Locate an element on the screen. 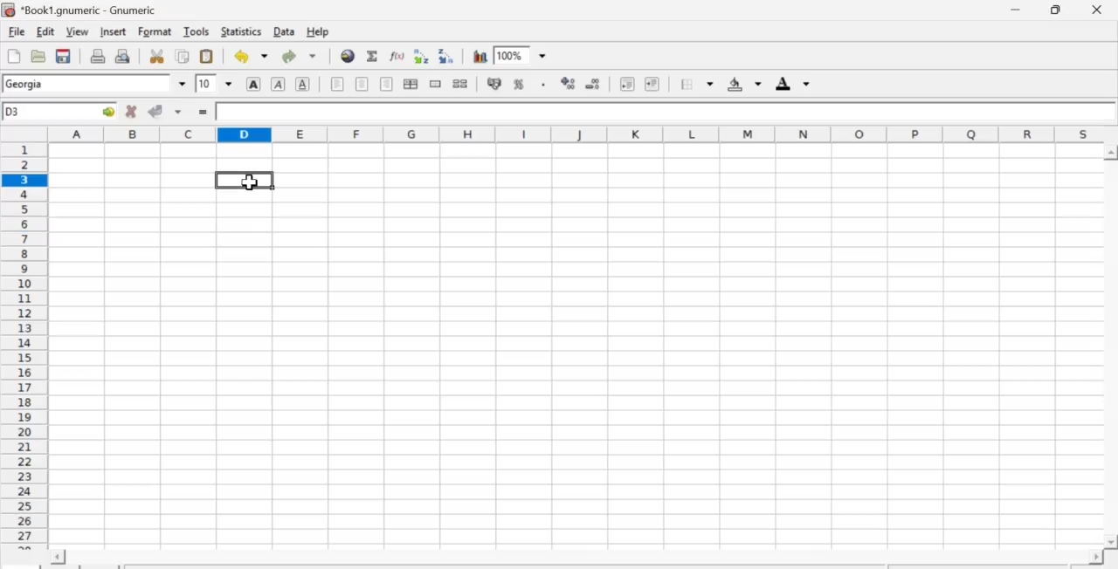  Statistics is located at coordinates (243, 31).